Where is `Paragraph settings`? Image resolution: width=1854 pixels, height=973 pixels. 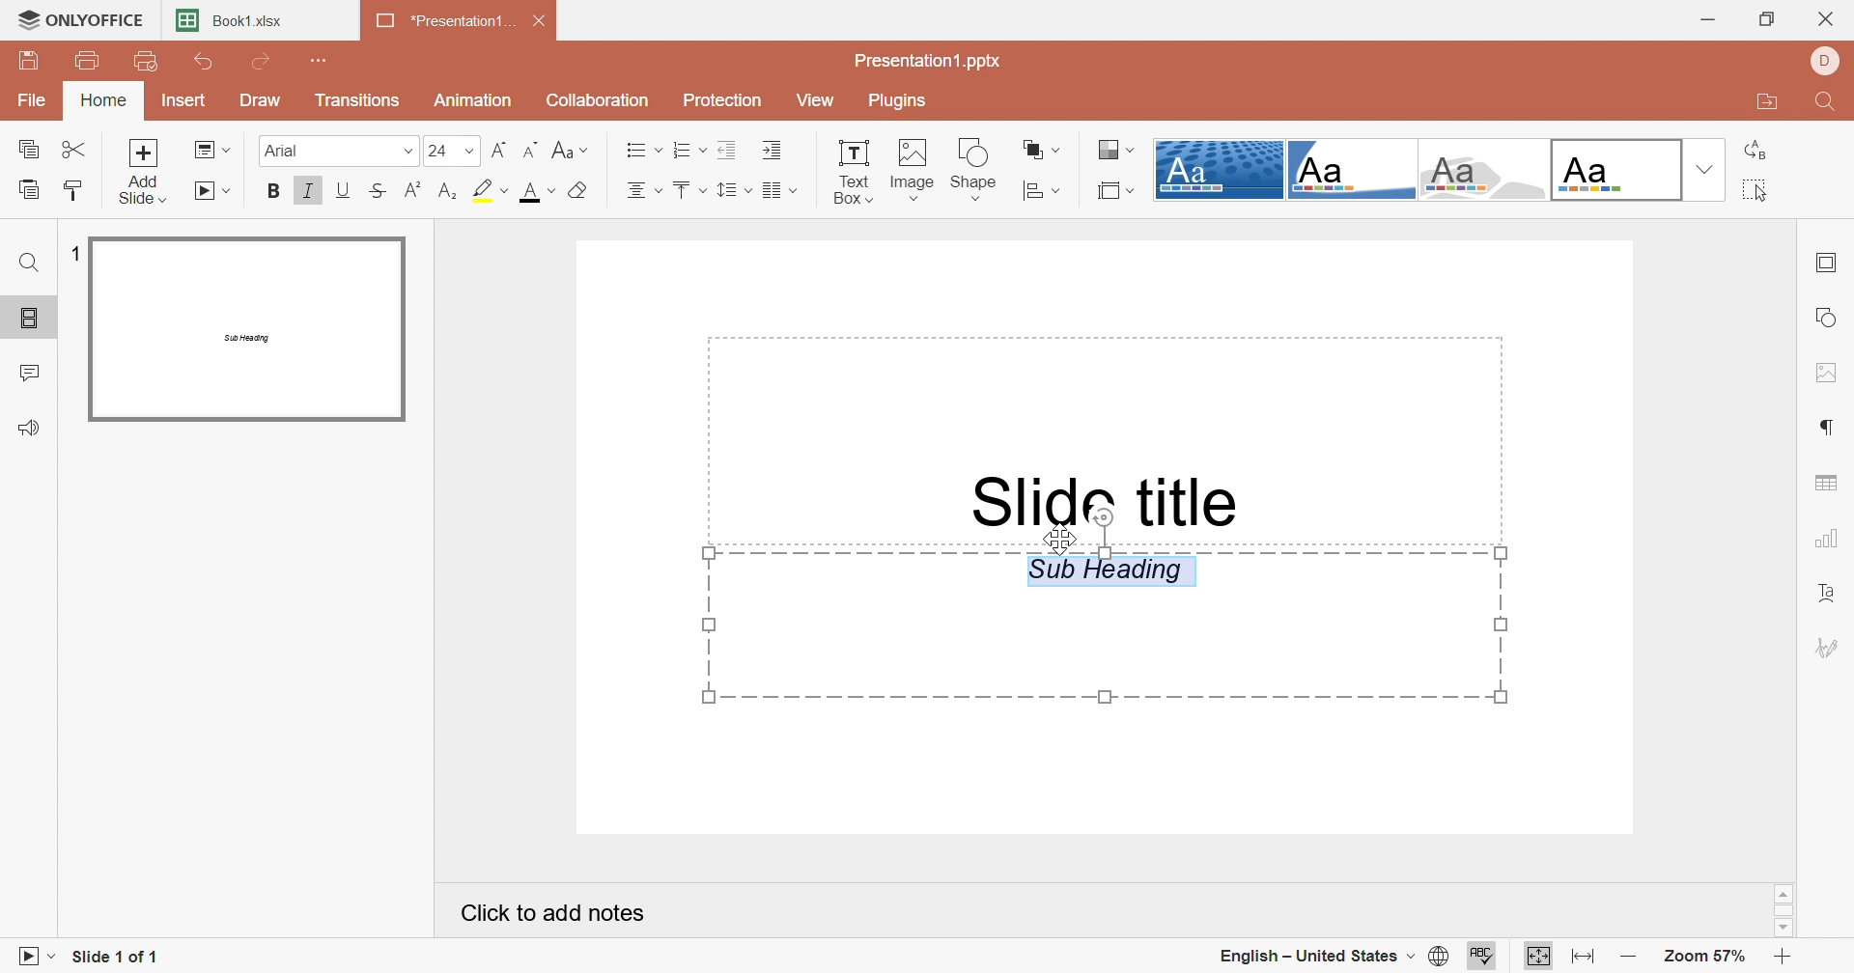 Paragraph settings is located at coordinates (1833, 429).